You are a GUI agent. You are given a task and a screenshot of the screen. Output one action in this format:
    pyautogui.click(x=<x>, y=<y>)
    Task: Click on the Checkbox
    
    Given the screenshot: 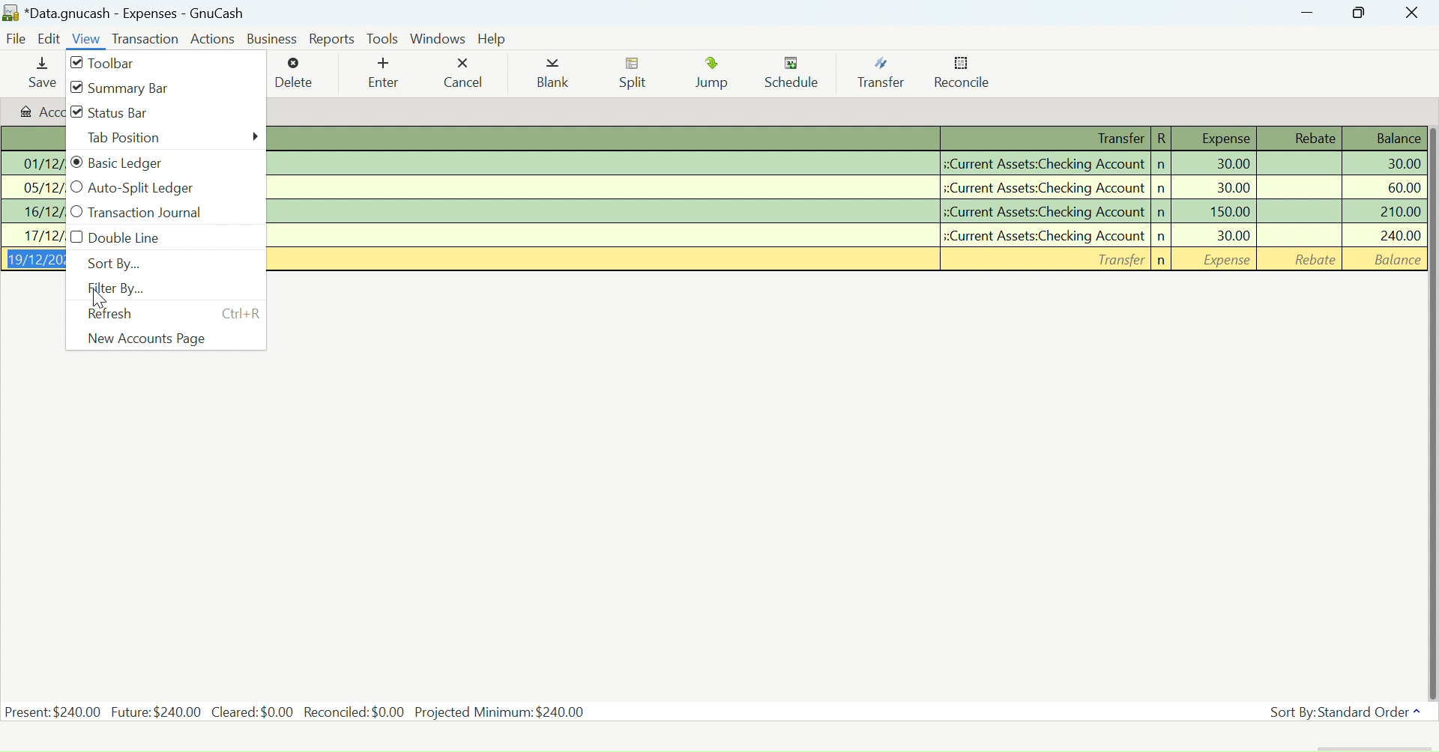 What is the action you would take?
    pyautogui.click(x=76, y=187)
    